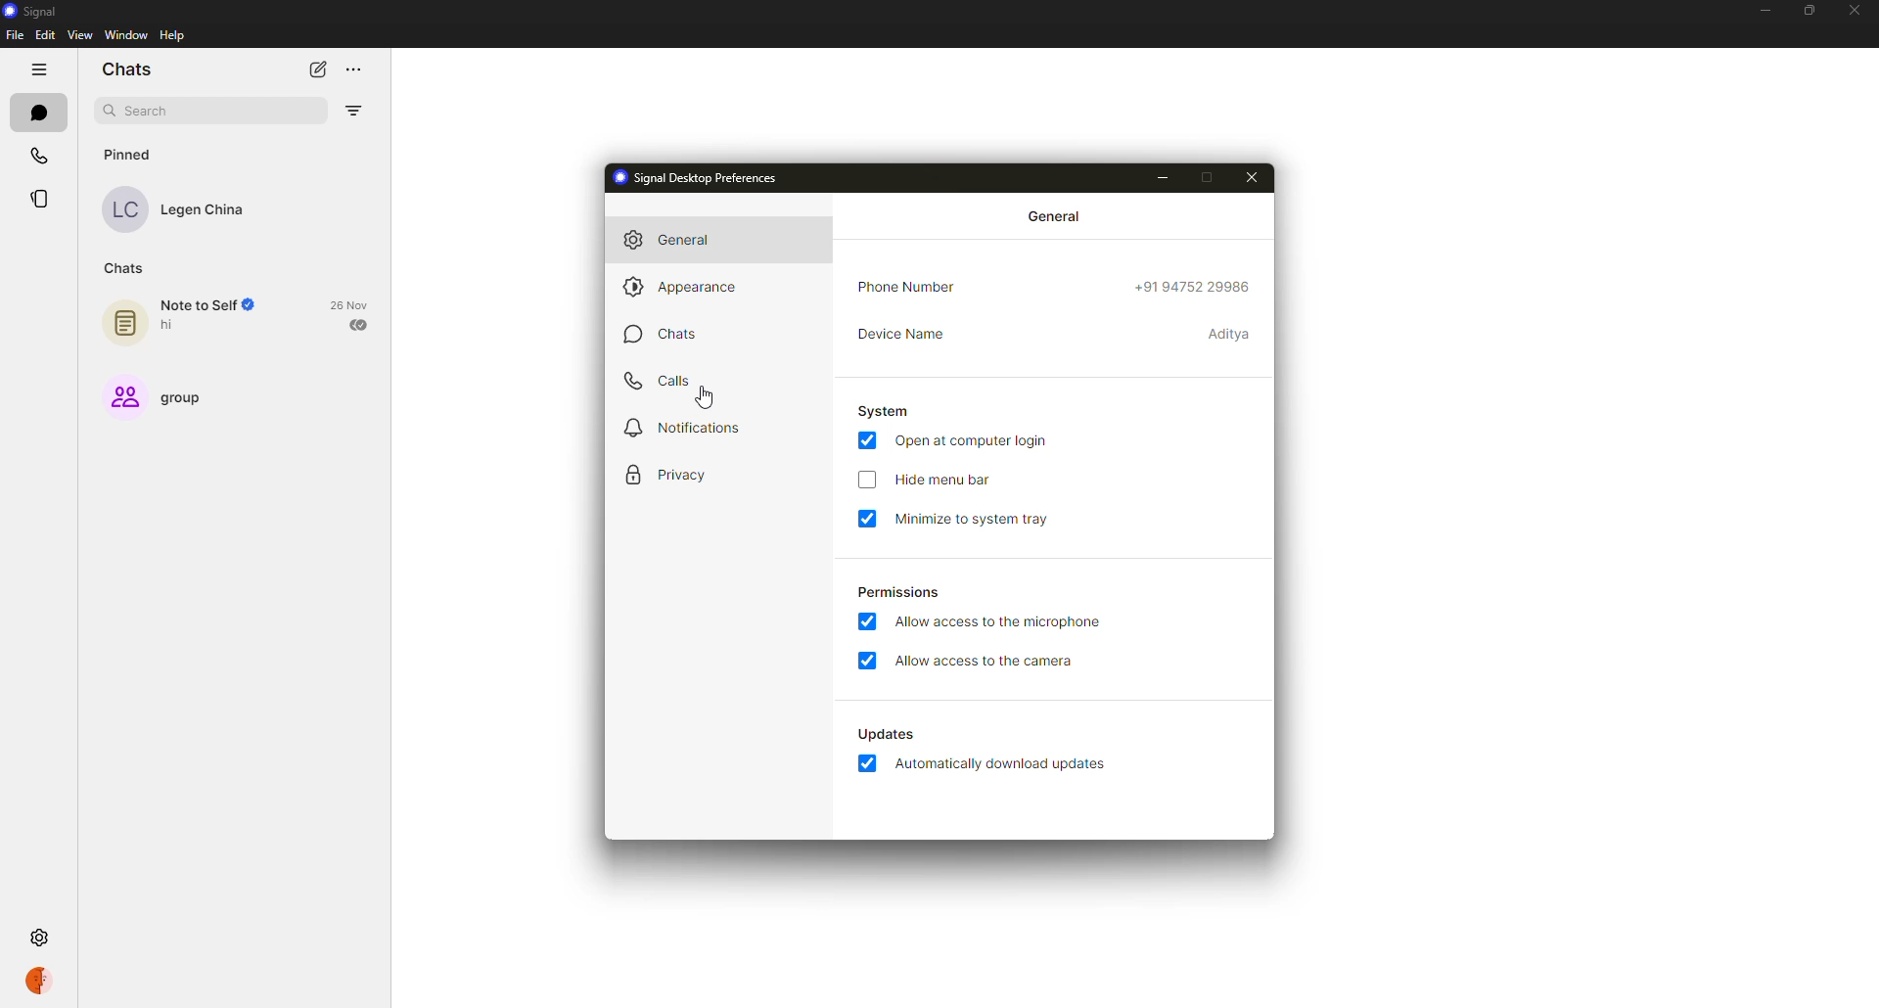  What do you see at coordinates (41, 69) in the screenshot?
I see `hide tabs` at bounding box center [41, 69].